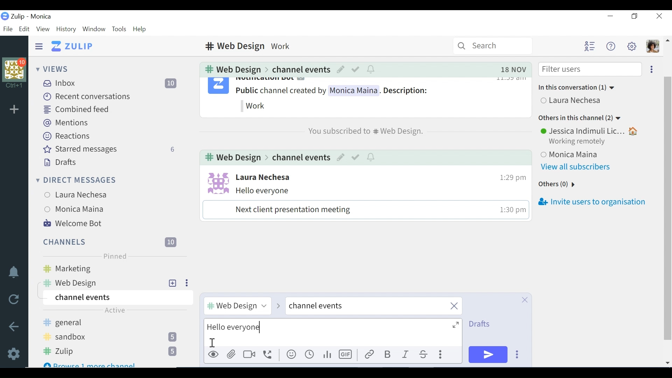  What do you see at coordinates (114, 83) in the screenshot?
I see `Inbox` at bounding box center [114, 83].